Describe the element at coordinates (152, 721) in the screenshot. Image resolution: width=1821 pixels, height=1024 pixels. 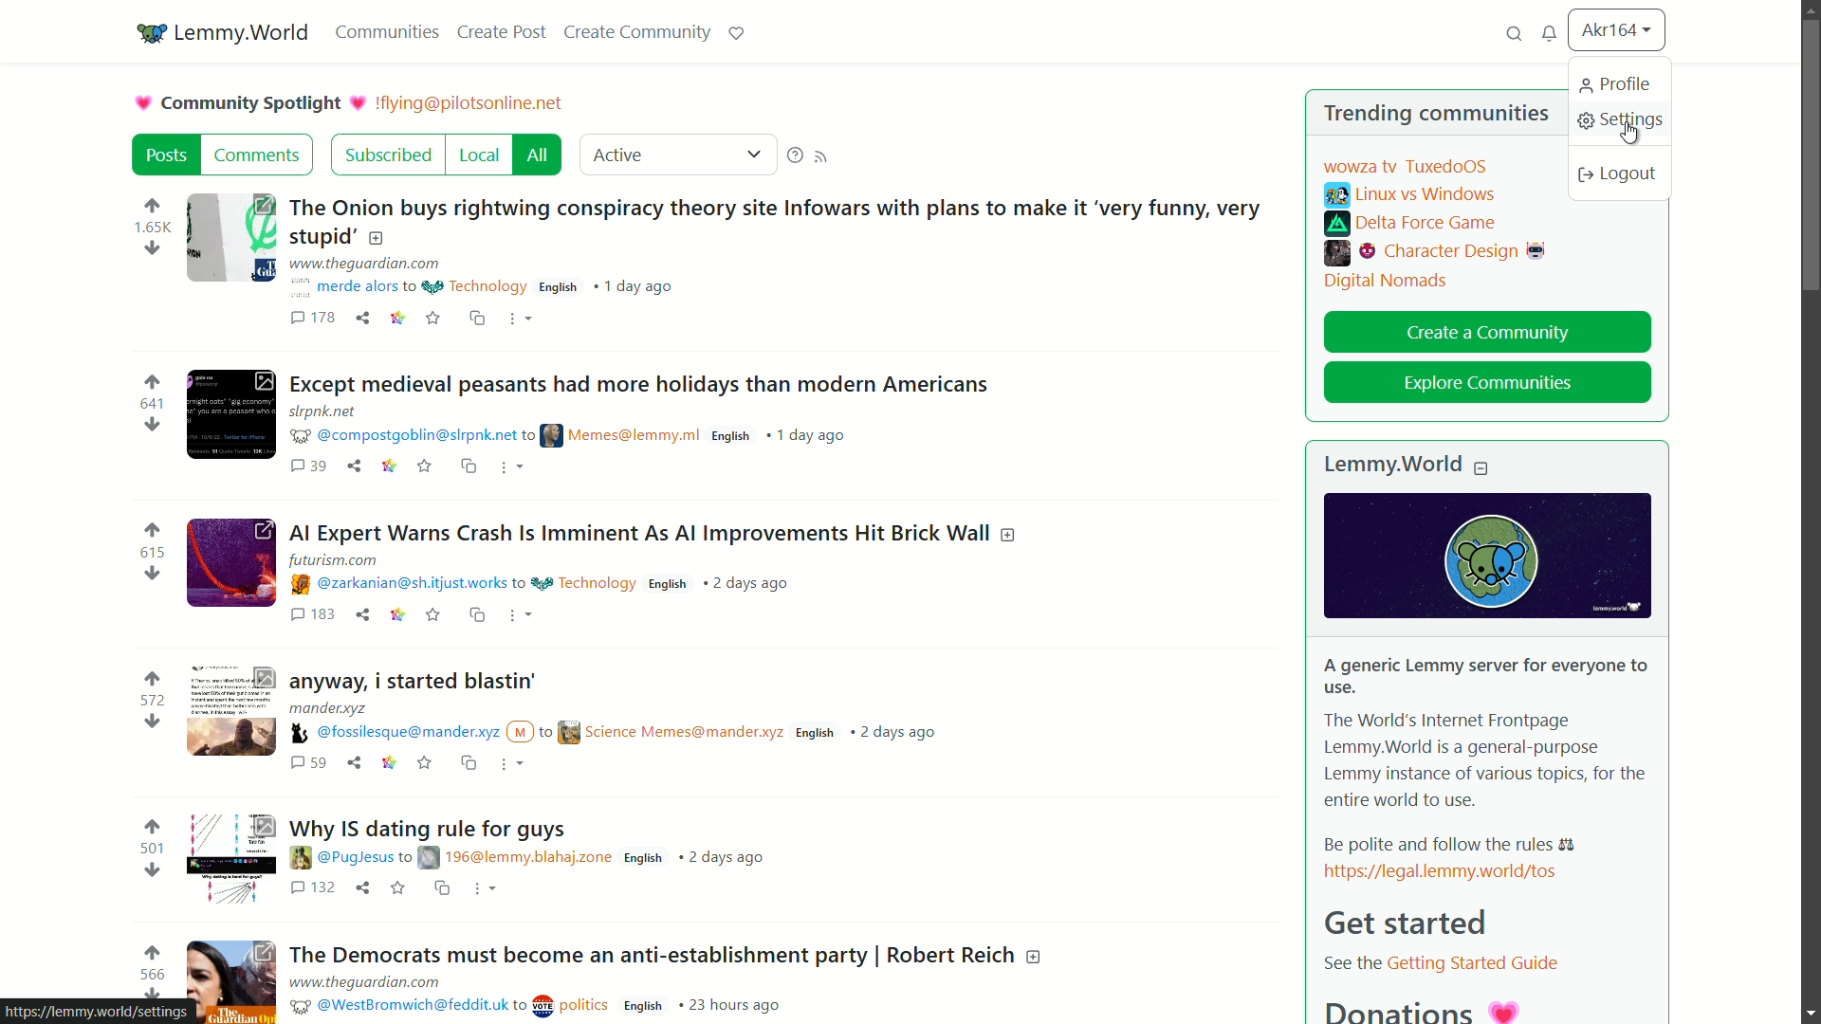
I see `downvote` at that location.